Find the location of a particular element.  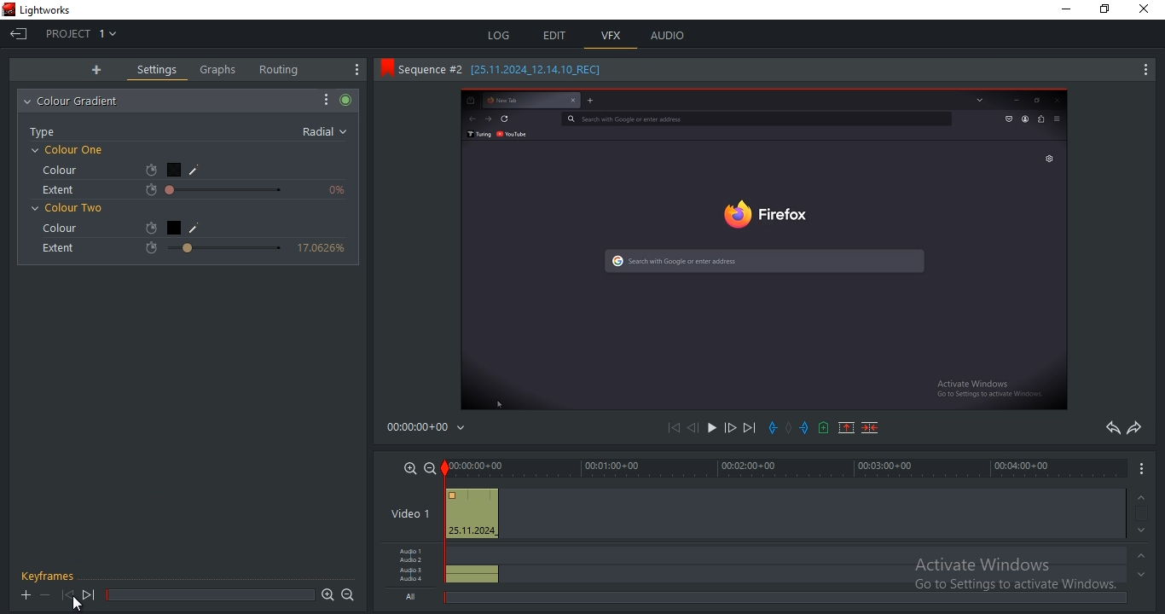

duration icon is located at coordinates (148, 191).